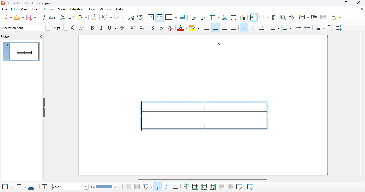 The height and width of the screenshot is (192, 365). I want to click on clear direct formatting, so click(170, 28).